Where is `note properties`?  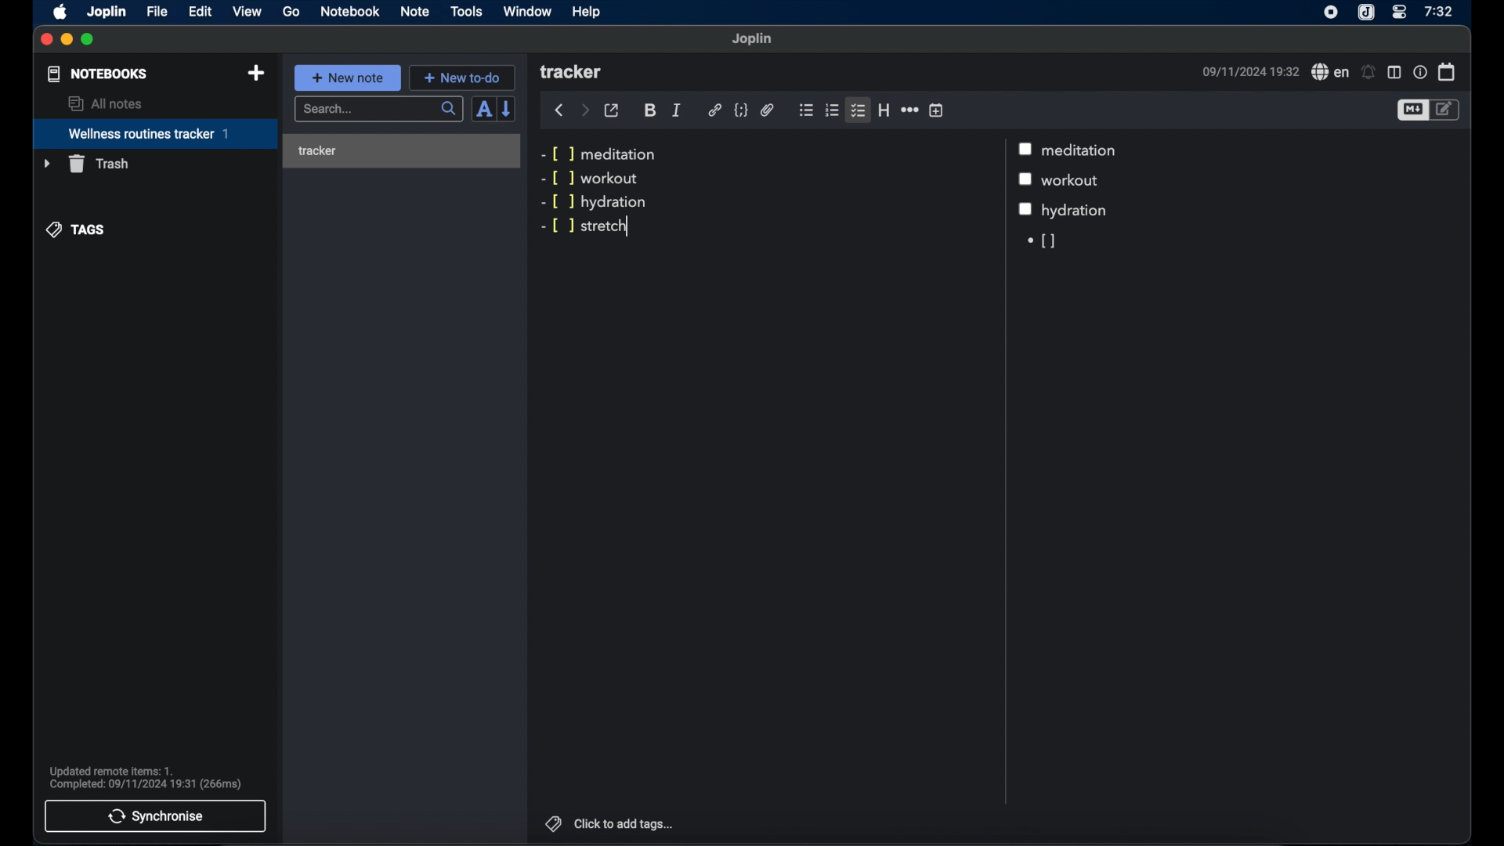
note properties is located at coordinates (1419, 71).